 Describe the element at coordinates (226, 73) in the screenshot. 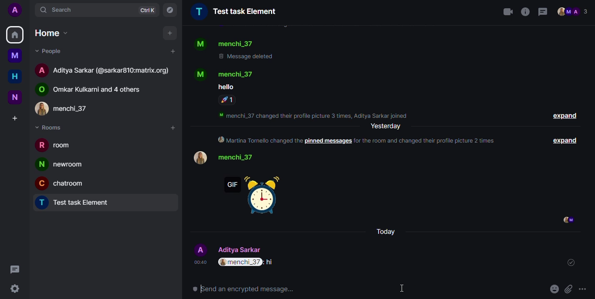

I see `contact` at that location.